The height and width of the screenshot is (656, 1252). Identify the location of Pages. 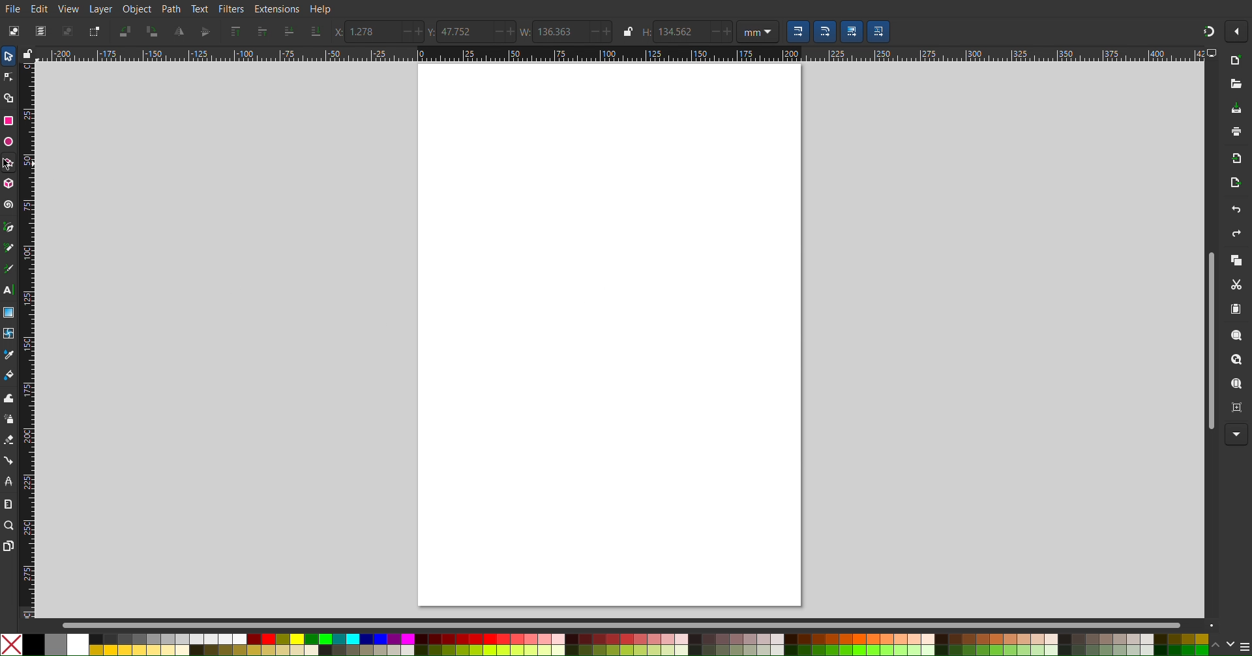
(8, 546).